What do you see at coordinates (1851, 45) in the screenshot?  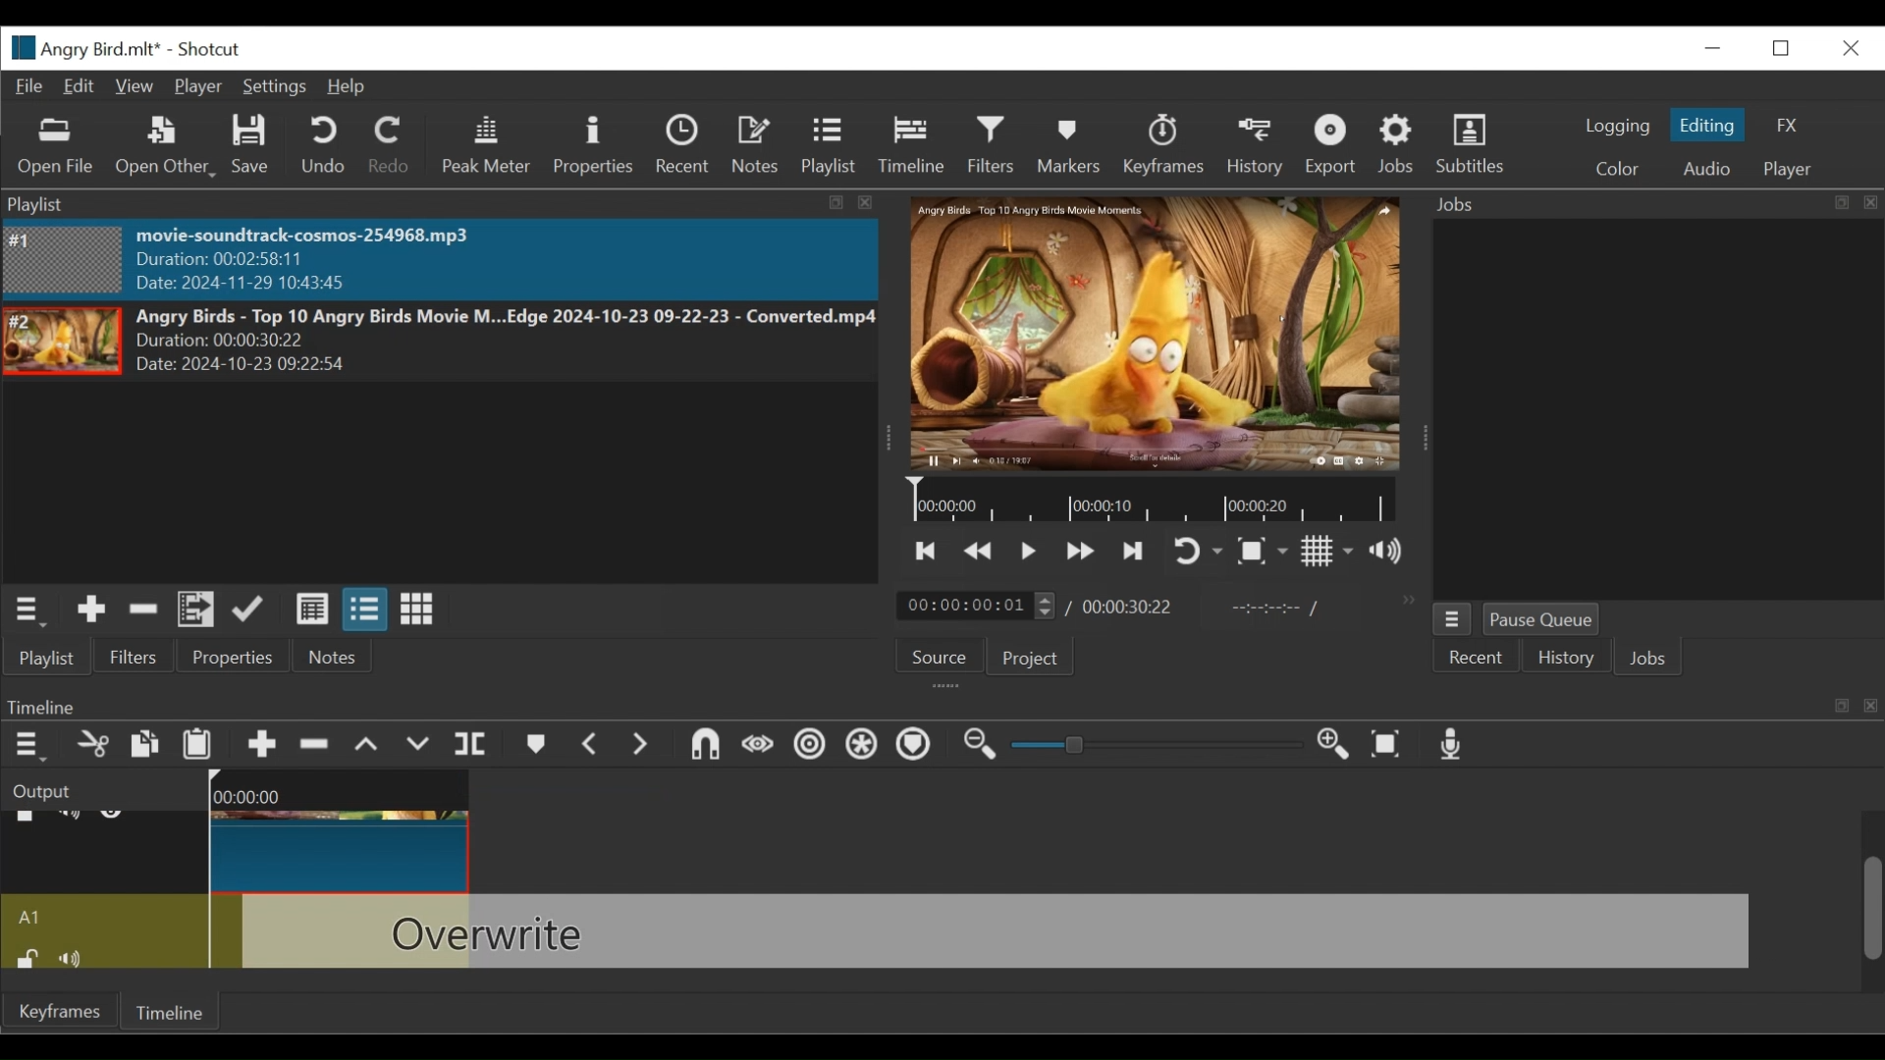 I see `Close` at bounding box center [1851, 45].